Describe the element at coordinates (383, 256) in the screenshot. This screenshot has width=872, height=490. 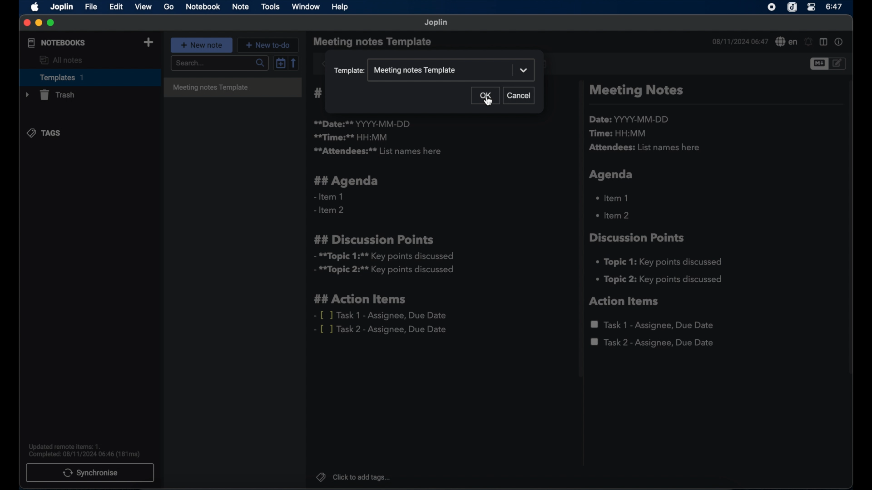
I see `**topic 1:** key points discussed` at that location.